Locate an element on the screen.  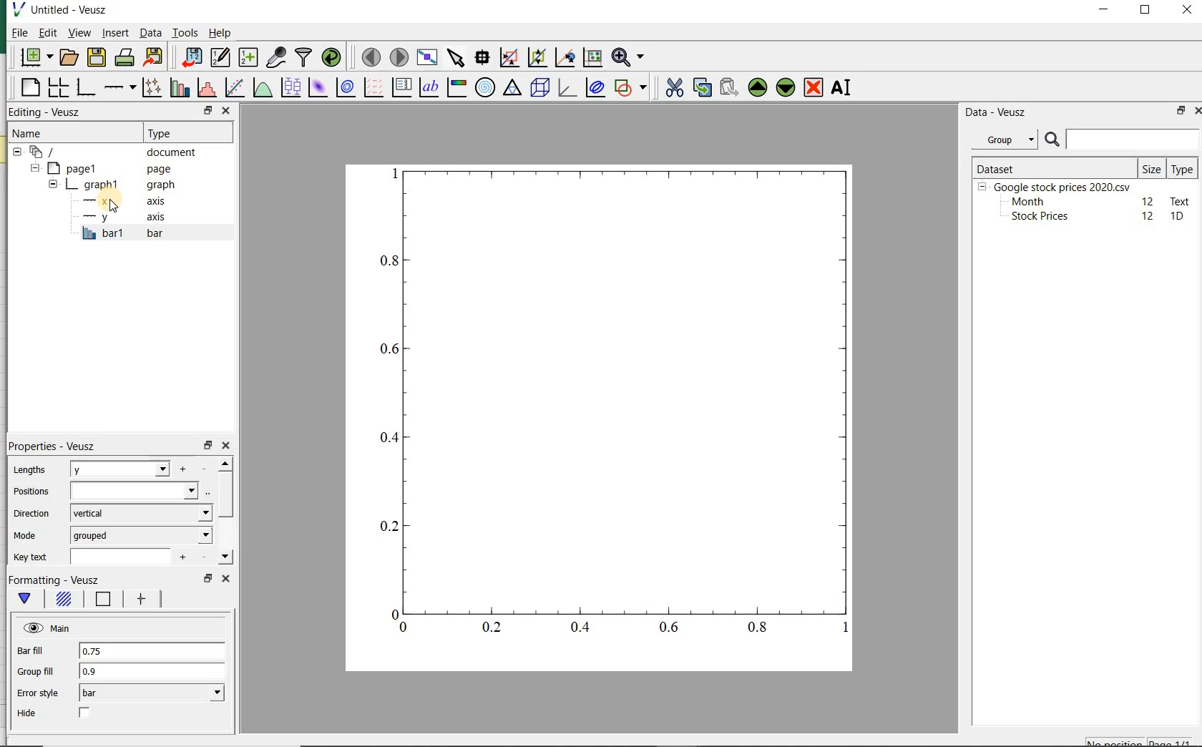
create new datasets is located at coordinates (248, 58).